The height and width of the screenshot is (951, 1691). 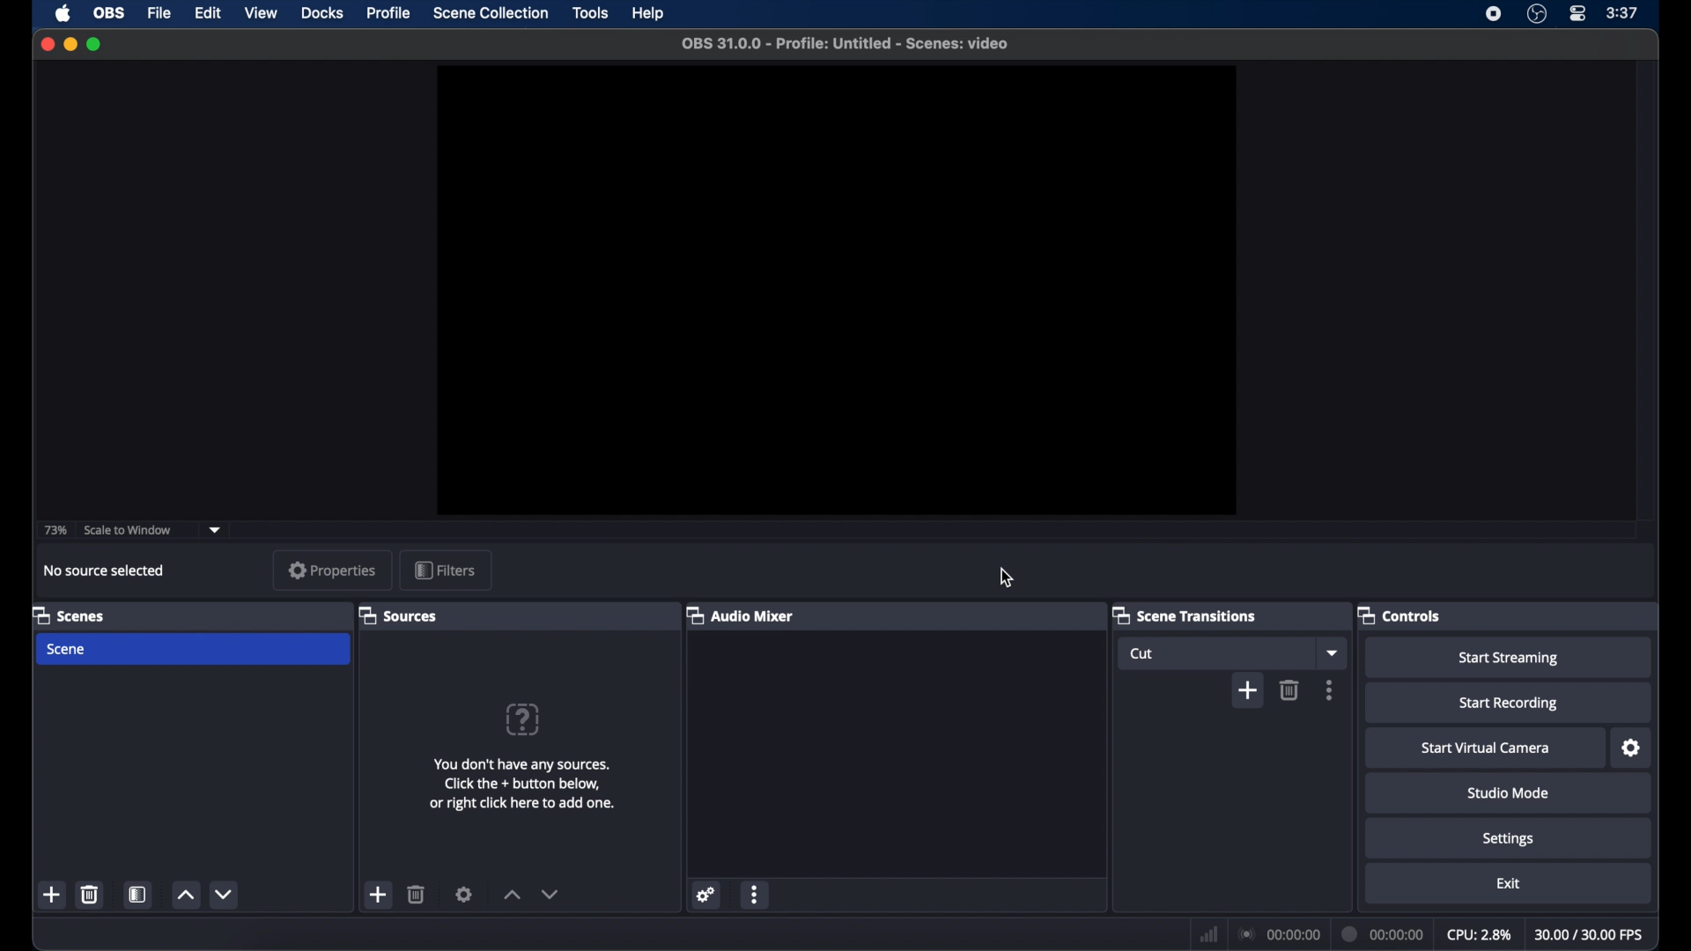 I want to click on fps, so click(x=1590, y=934).